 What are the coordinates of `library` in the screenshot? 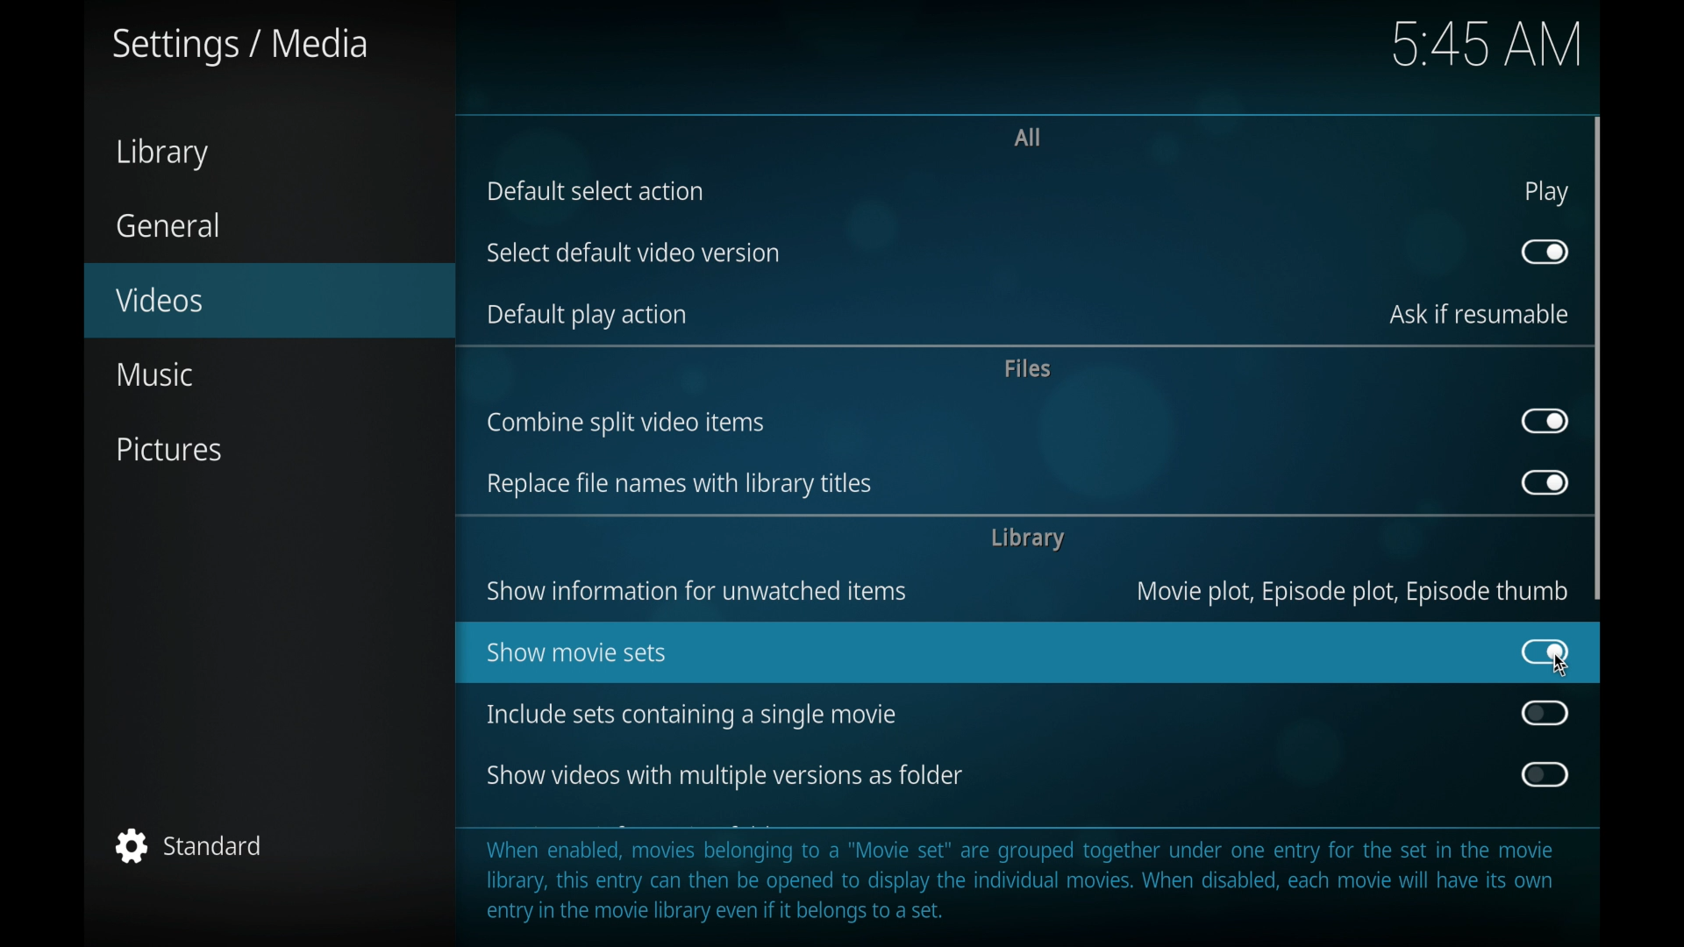 It's located at (161, 153).